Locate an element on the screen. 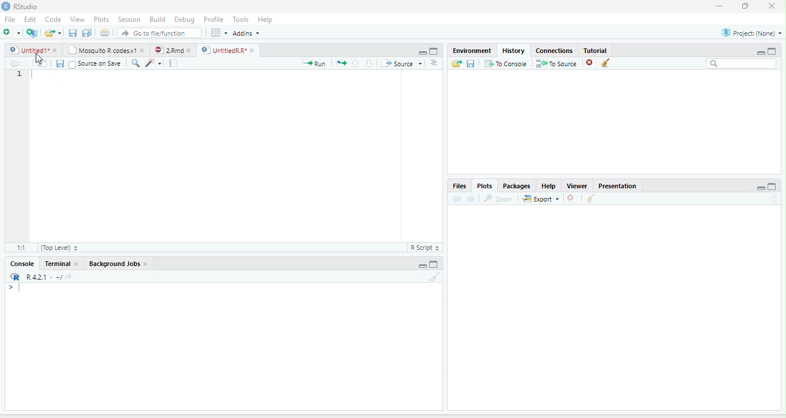 The width and height of the screenshot is (786, 418). cursor is located at coordinates (40, 58).